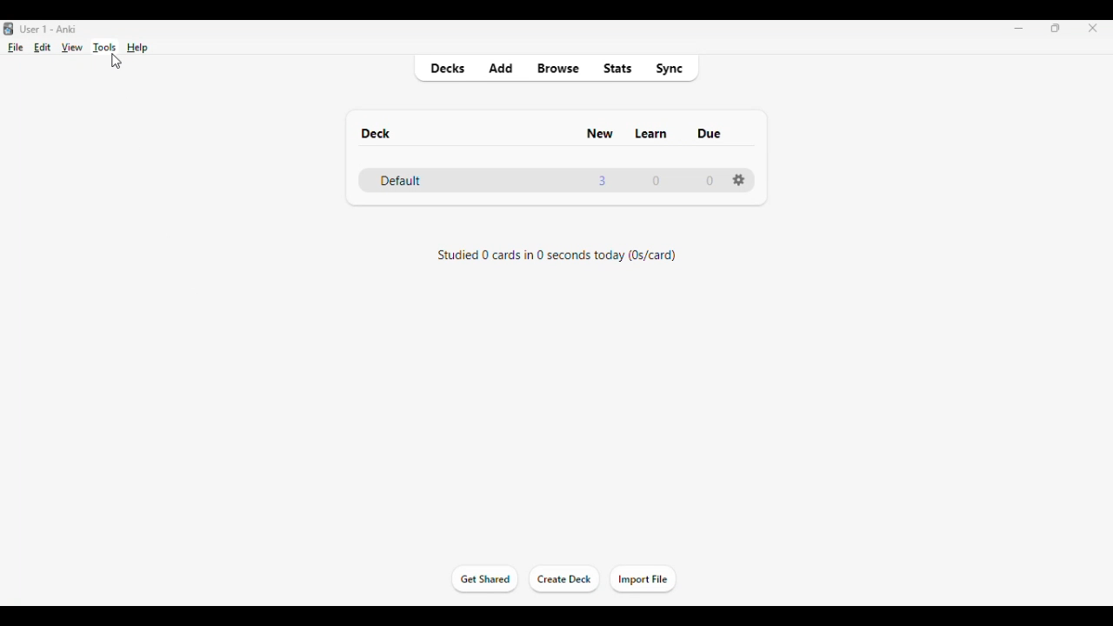 This screenshot has width=1113, height=626. Describe the element at coordinates (1056, 28) in the screenshot. I see `maximize` at that location.